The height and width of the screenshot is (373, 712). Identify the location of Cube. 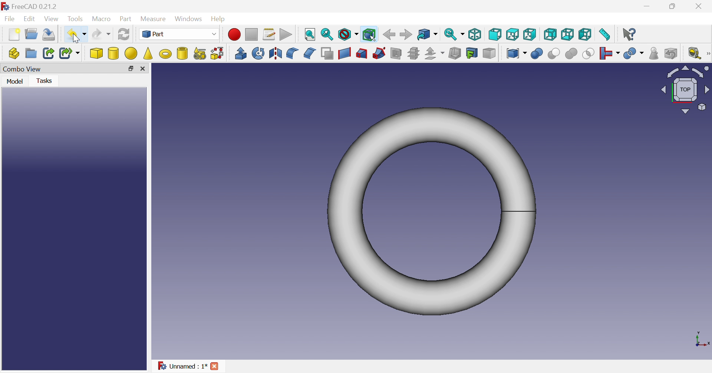
(97, 53).